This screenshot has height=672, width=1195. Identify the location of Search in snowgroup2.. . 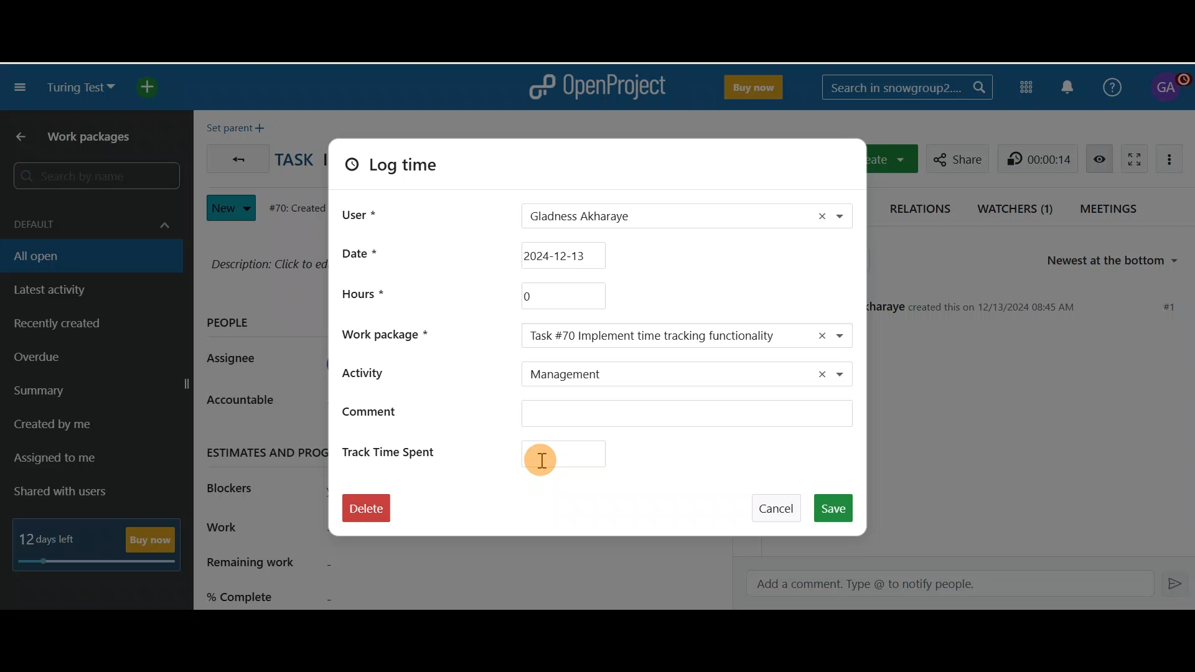
(905, 87).